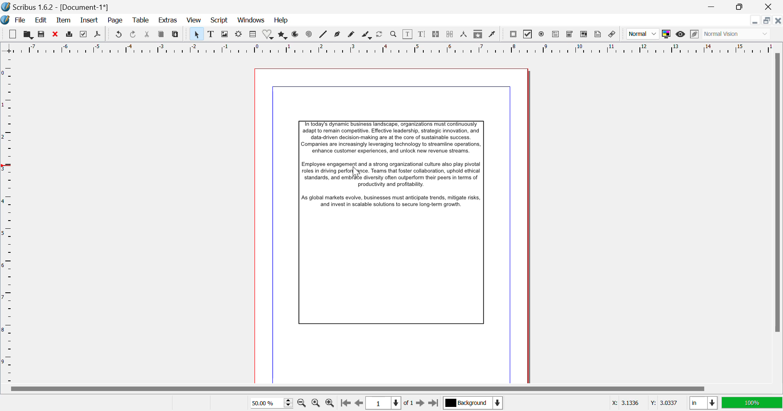 The height and width of the screenshot is (411, 783). What do you see at coordinates (465, 35) in the screenshot?
I see `Measurements` at bounding box center [465, 35].